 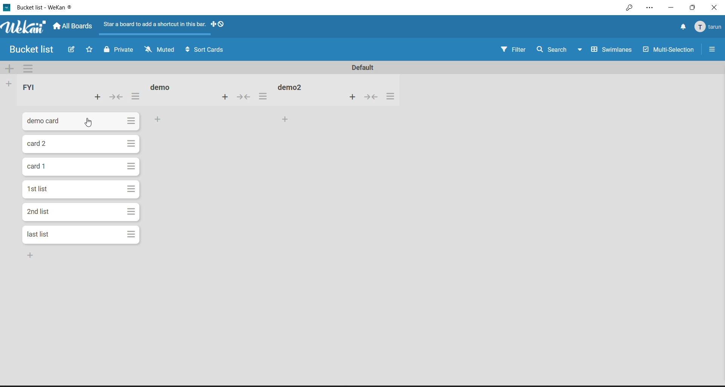 I want to click on Star a board to add a shortcut in this bar., so click(x=155, y=24).